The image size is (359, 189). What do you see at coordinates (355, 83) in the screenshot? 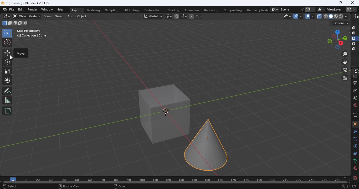
I see `Output` at bounding box center [355, 83].